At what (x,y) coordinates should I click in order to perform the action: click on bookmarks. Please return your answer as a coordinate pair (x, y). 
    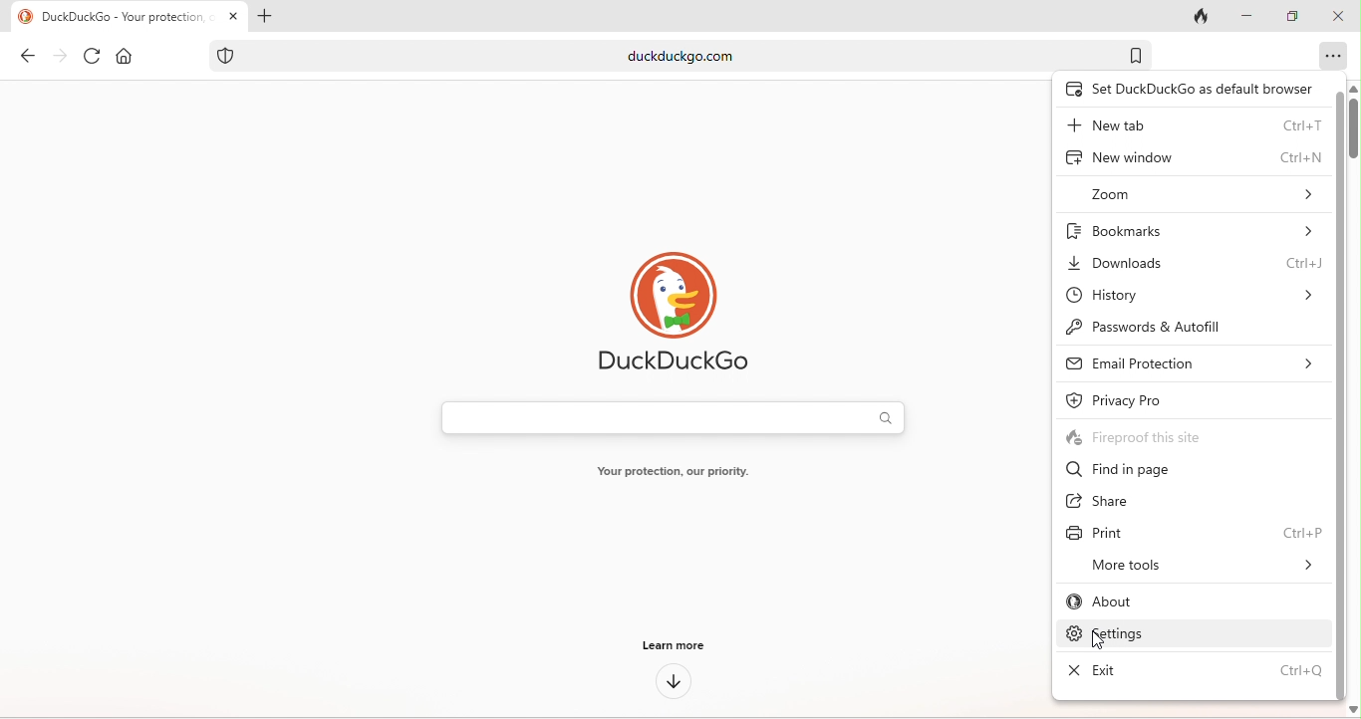
    Looking at the image, I should click on (1193, 232).